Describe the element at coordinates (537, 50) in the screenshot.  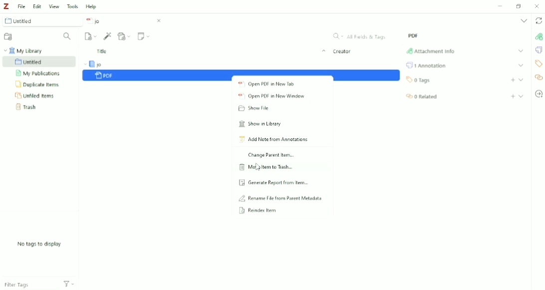
I see `Annotations` at that location.